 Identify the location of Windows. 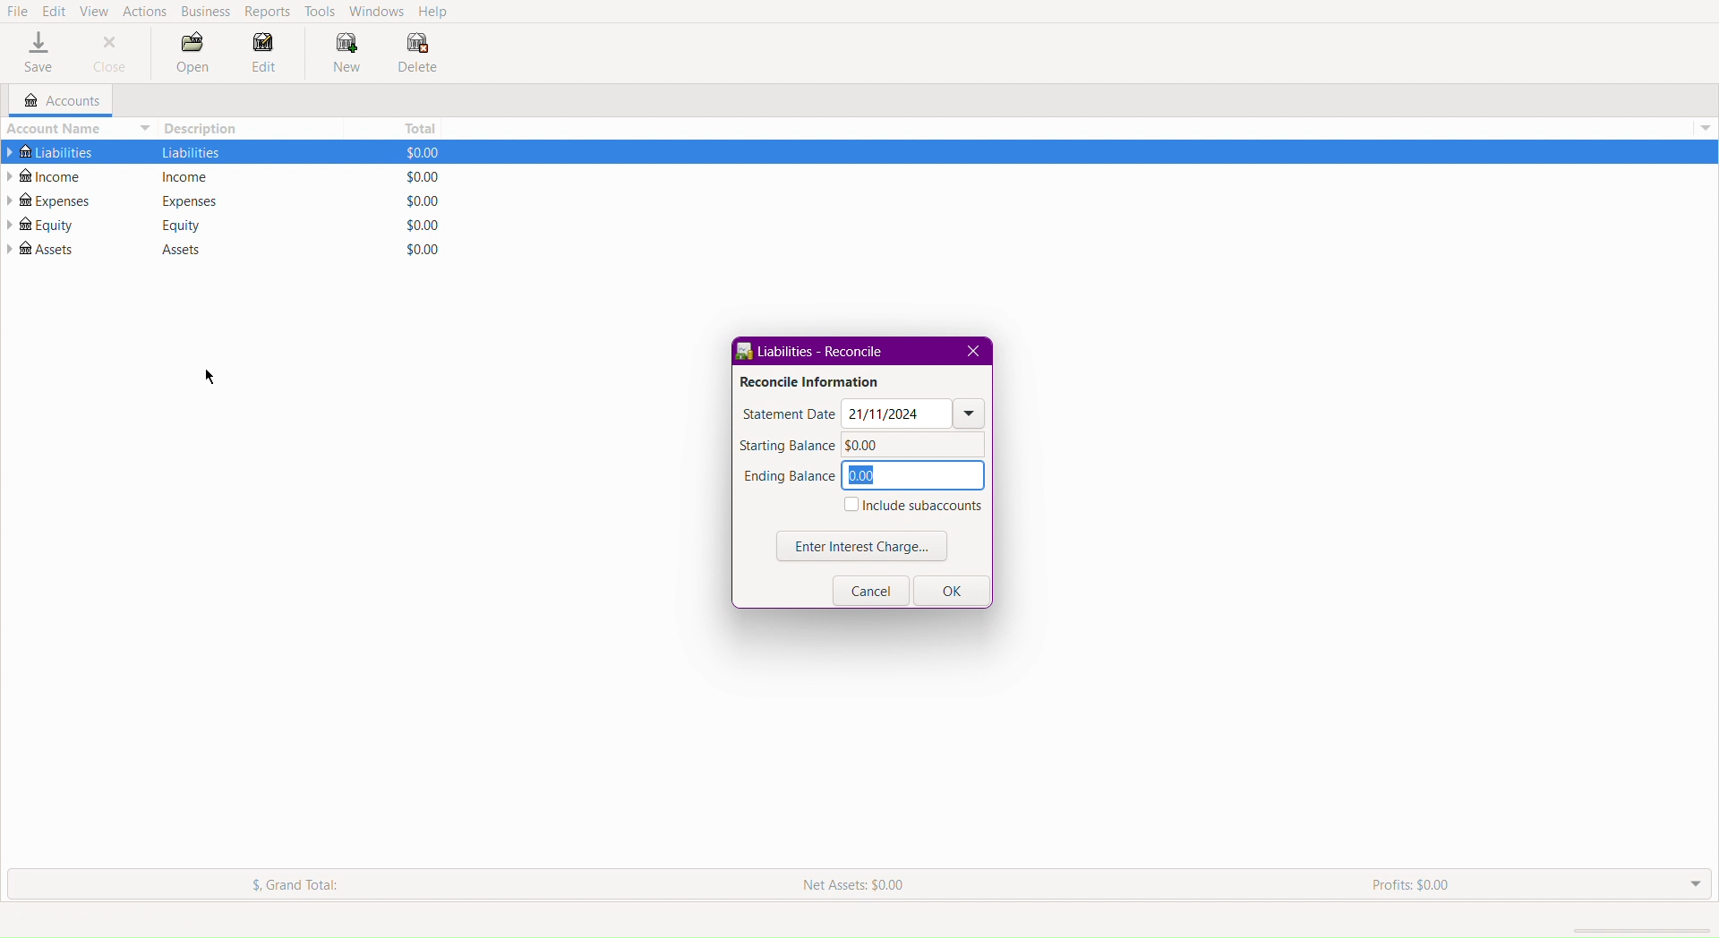
(379, 12).